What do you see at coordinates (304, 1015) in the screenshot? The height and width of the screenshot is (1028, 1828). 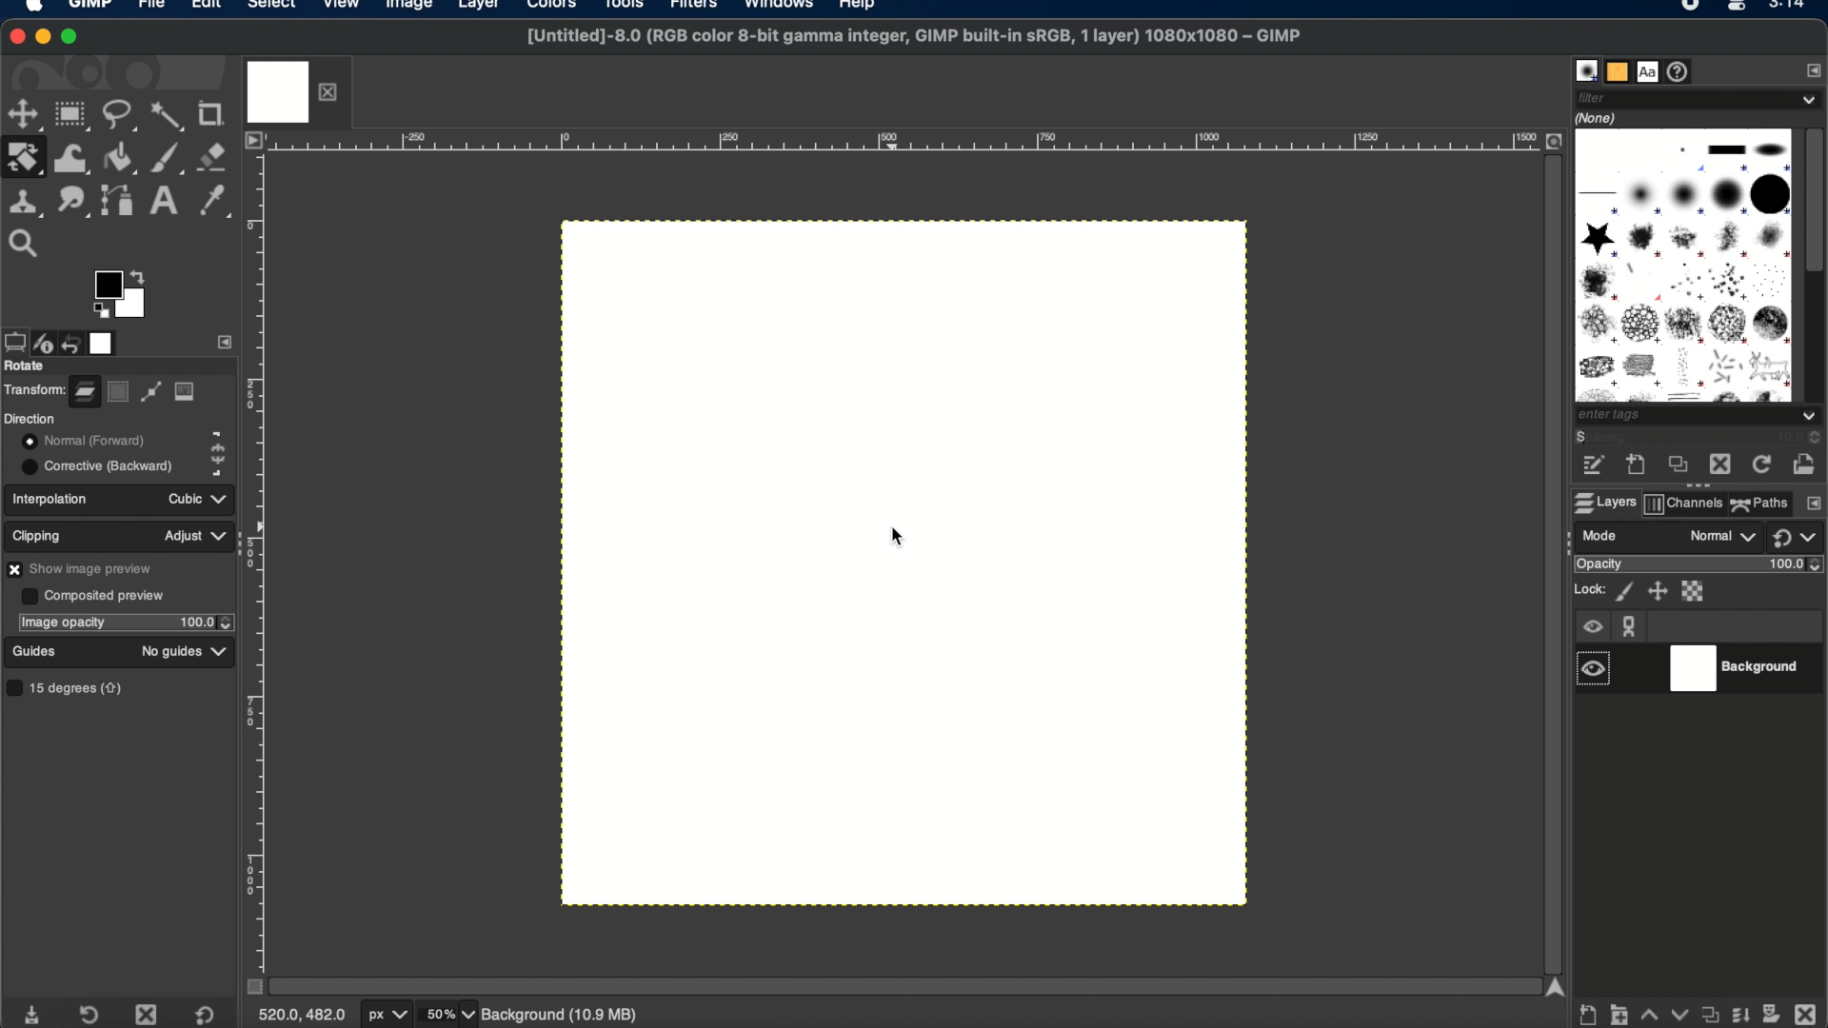 I see `cursor coordinates` at bounding box center [304, 1015].